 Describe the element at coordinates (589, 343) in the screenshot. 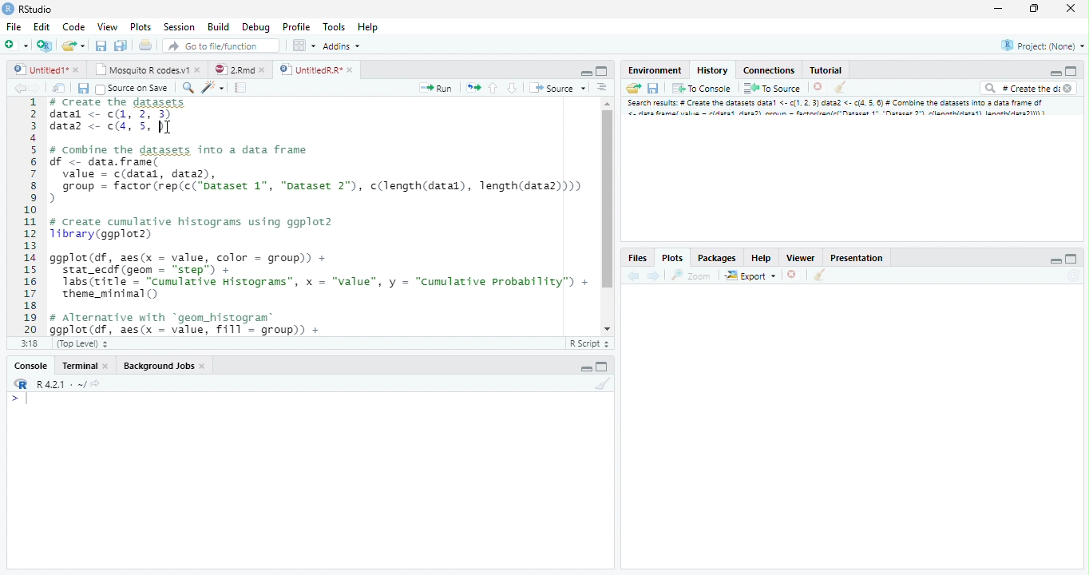

I see `R Script` at that location.